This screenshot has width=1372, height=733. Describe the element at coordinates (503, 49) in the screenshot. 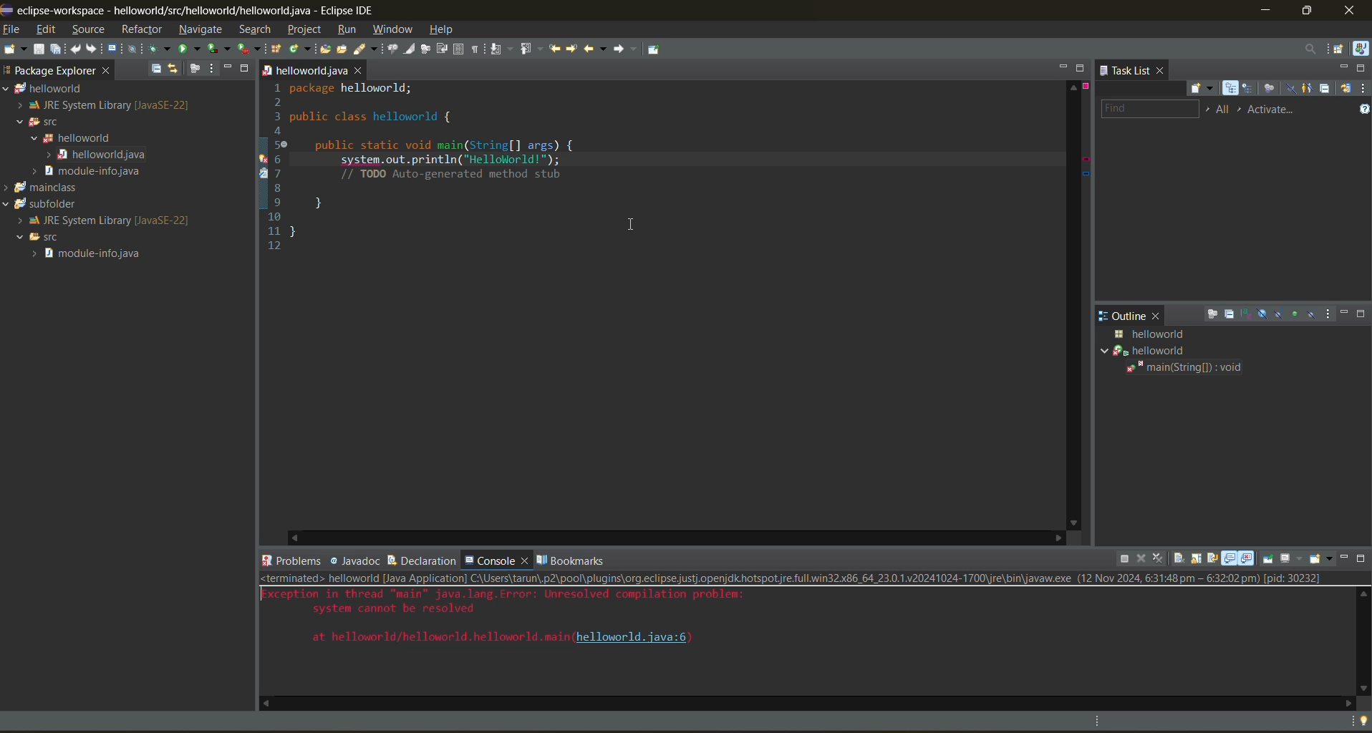

I see `next annotation` at that location.